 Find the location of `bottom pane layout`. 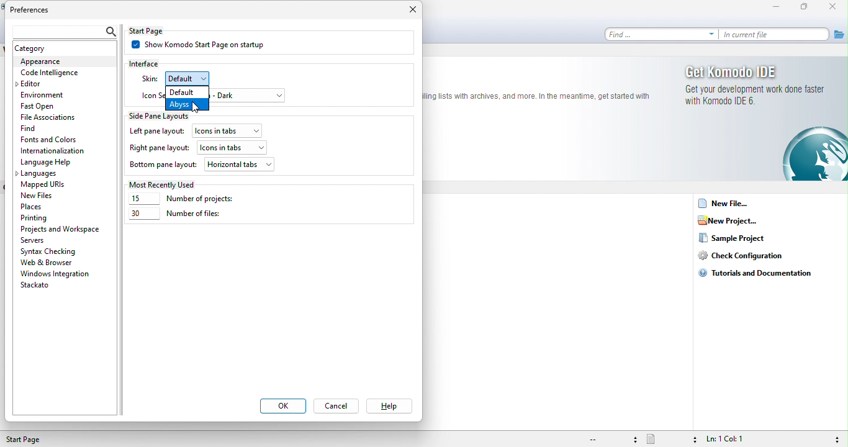

bottom pane layout is located at coordinates (163, 166).